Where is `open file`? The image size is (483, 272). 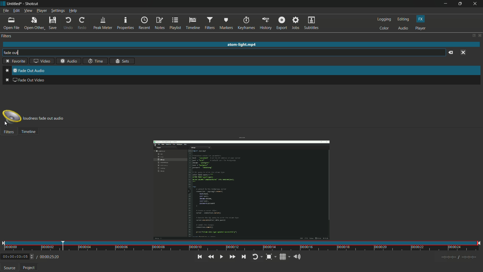
open file is located at coordinates (12, 23).